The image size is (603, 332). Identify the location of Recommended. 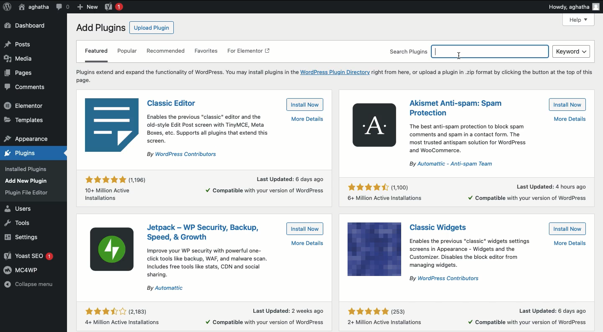
(167, 52).